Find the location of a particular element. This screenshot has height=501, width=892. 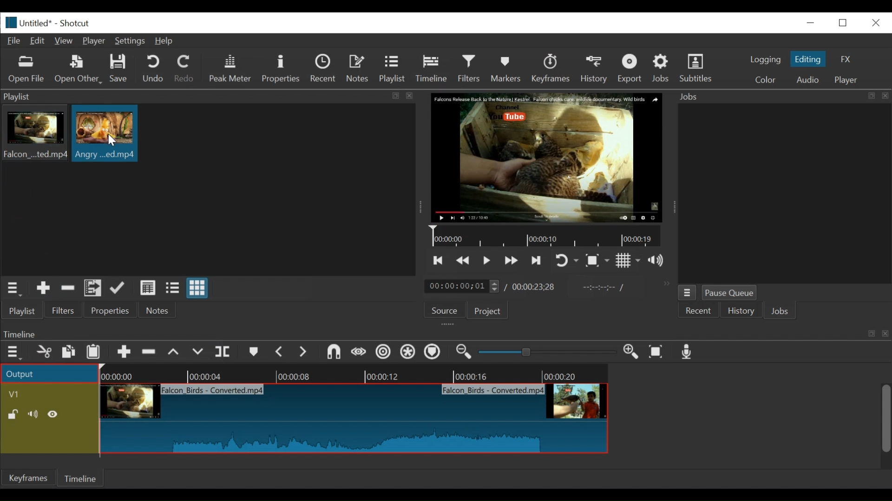

player is located at coordinates (847, 80).